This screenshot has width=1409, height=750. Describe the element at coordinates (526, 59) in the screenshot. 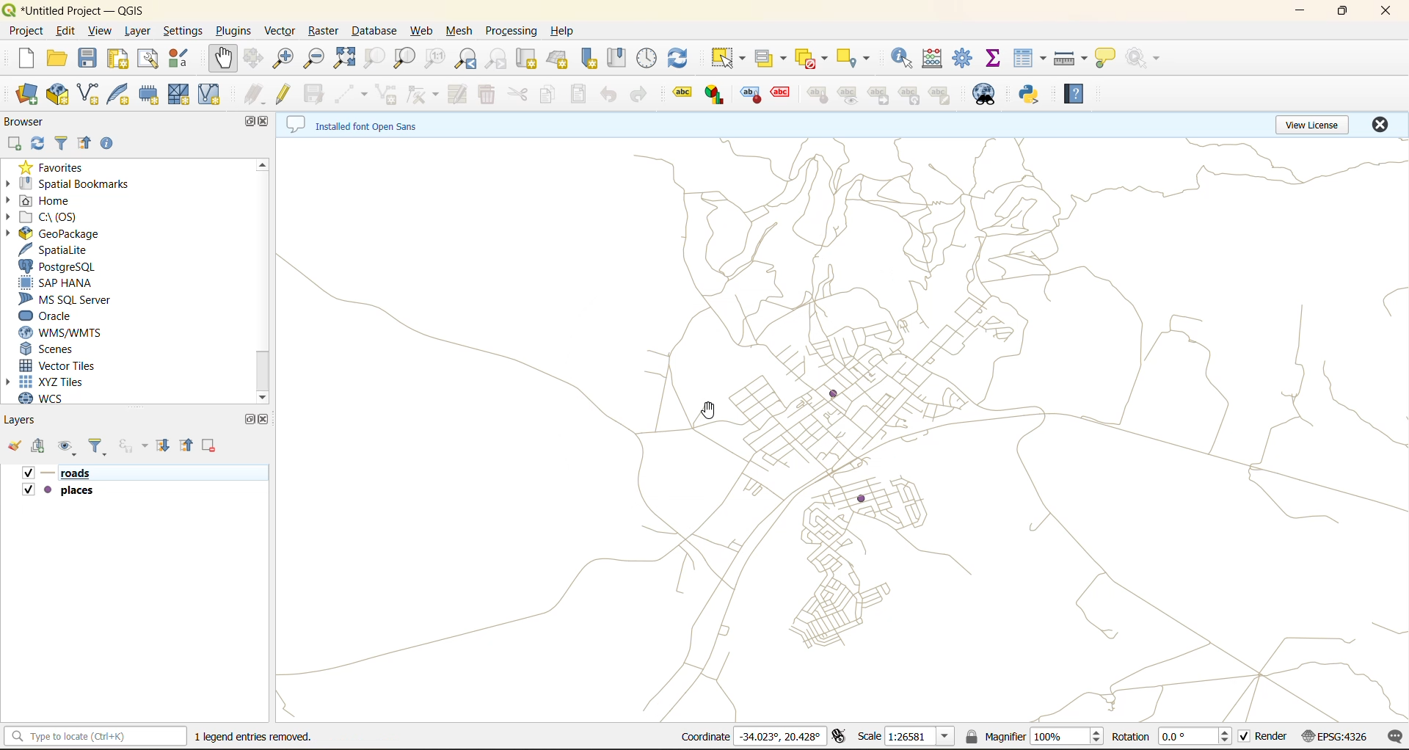

I see `new map view` at that location.